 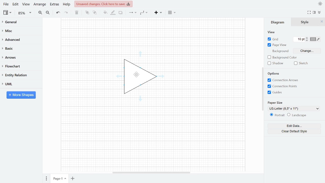 I want to click on Arrows, so click(x=19, y=57).